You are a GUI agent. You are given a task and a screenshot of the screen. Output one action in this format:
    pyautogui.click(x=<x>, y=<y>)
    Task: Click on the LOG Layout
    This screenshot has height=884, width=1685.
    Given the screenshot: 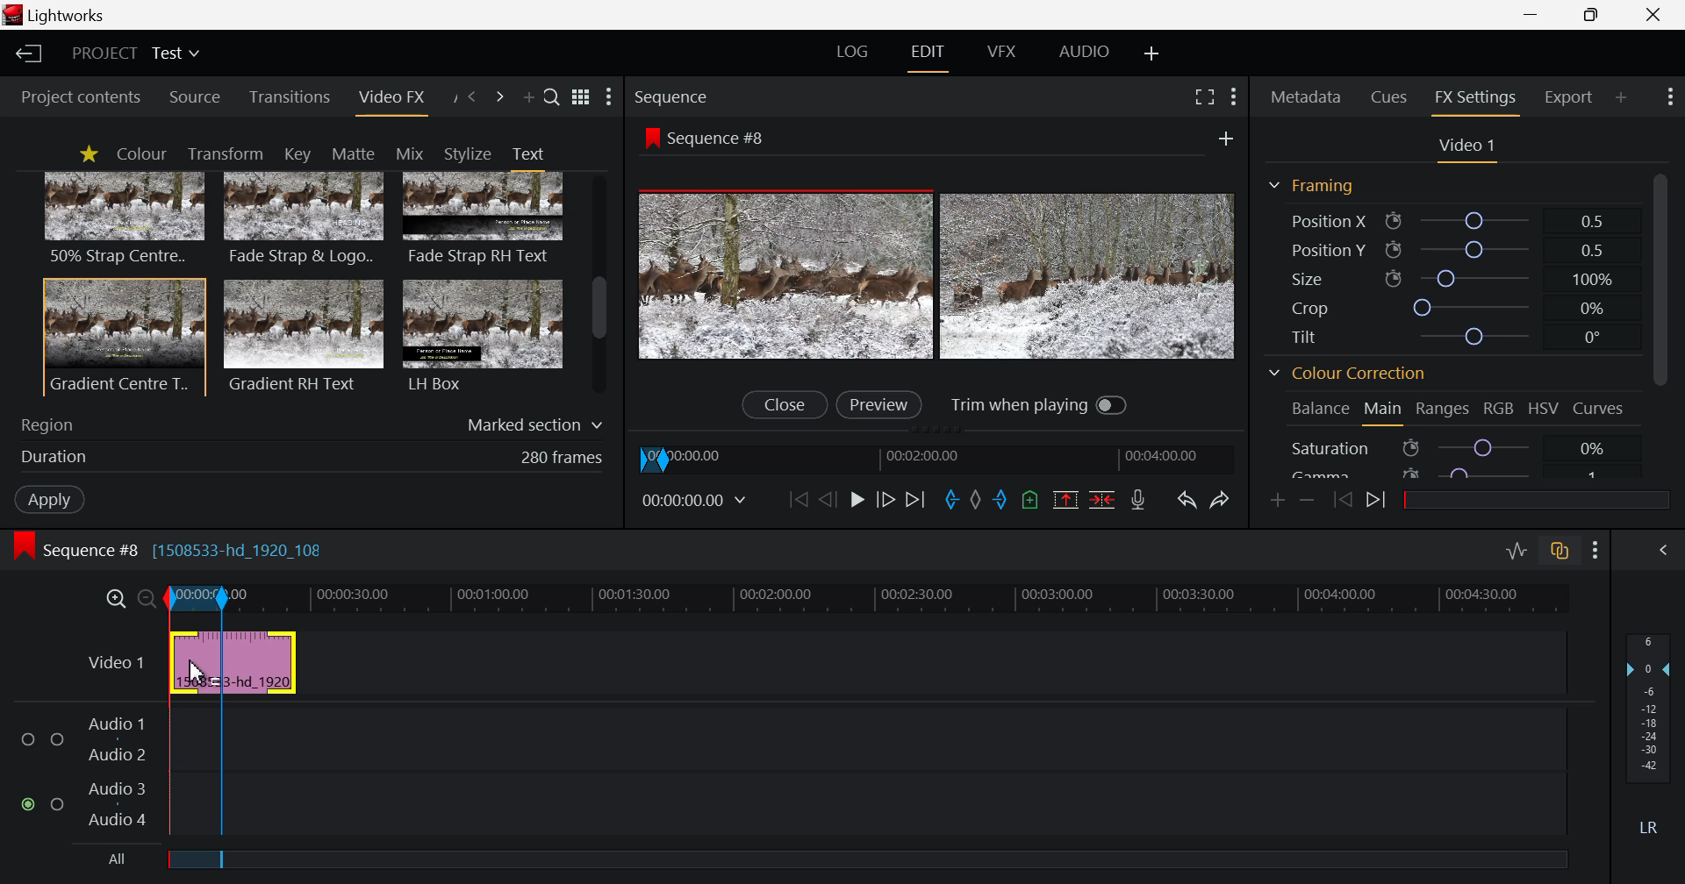 What is the action you would take?
    pyautogui.click(x=855, y=54)
    